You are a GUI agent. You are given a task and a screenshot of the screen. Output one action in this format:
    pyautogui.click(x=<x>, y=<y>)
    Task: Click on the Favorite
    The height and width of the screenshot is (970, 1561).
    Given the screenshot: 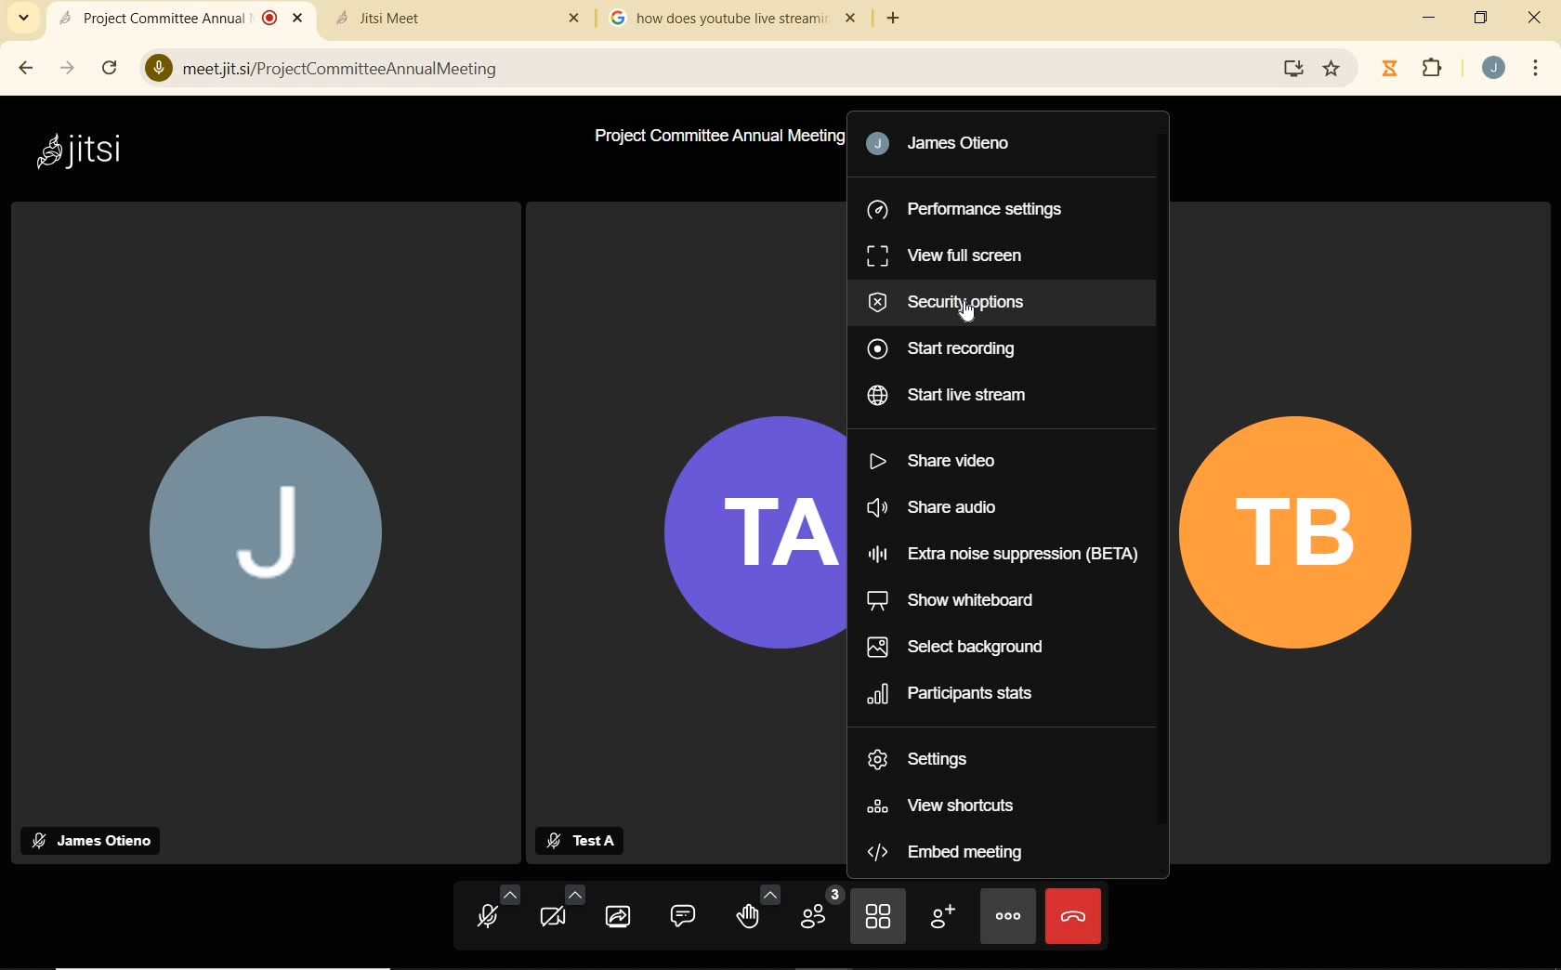 What is the action you would take?
    pyautogui.click(x=1331, y=64)
    